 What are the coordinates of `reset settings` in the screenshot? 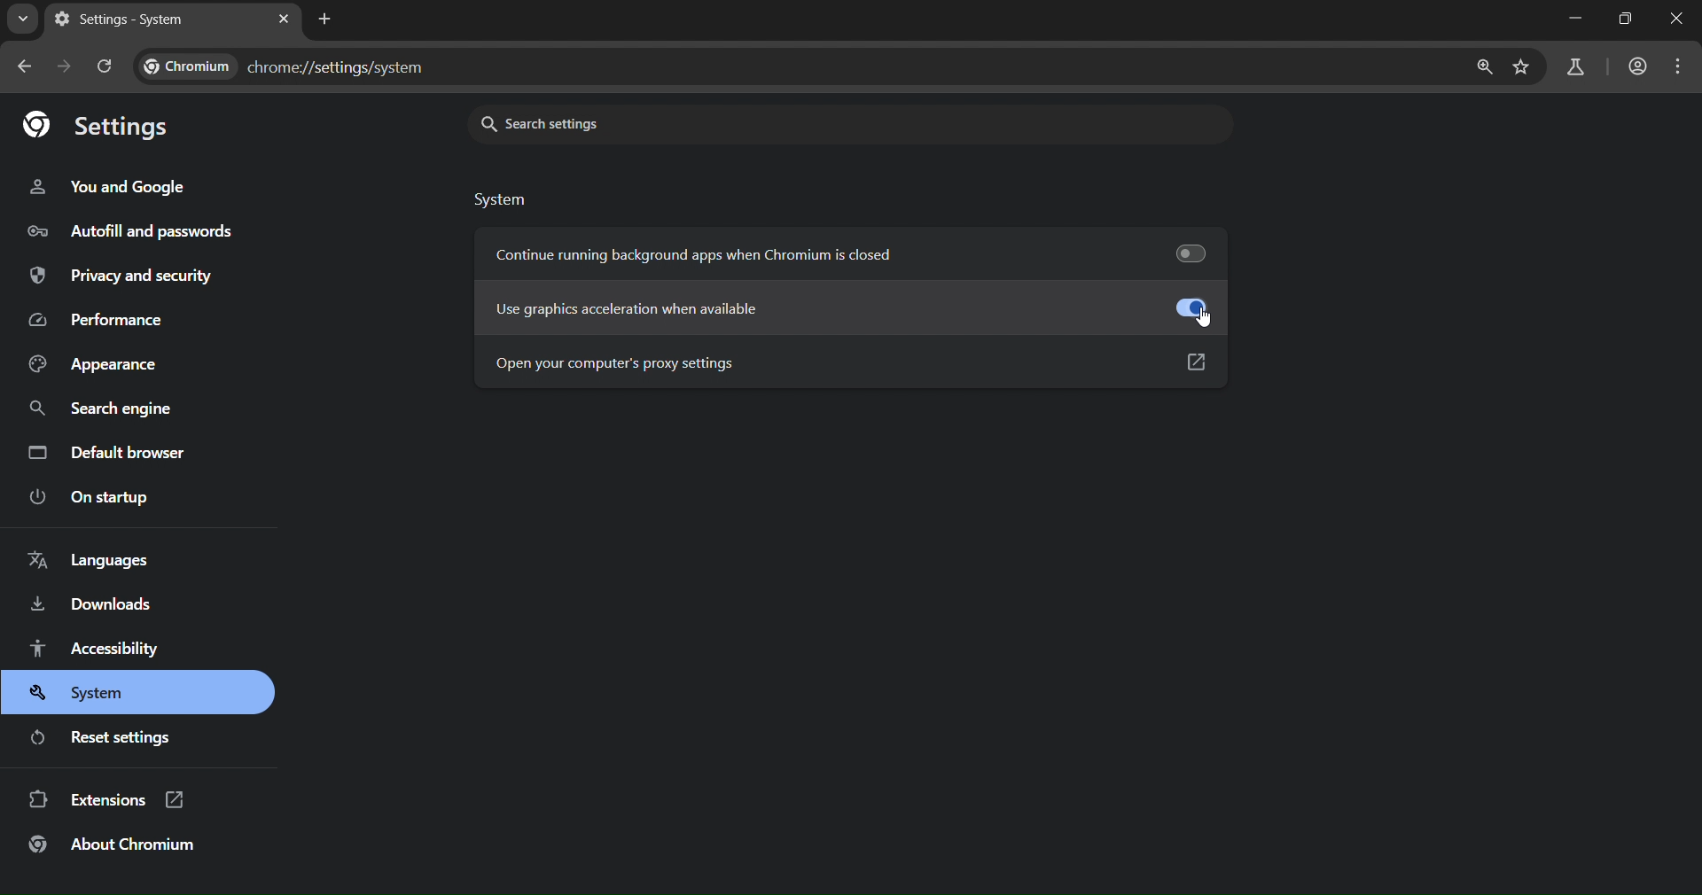 It's located at (116, 737).